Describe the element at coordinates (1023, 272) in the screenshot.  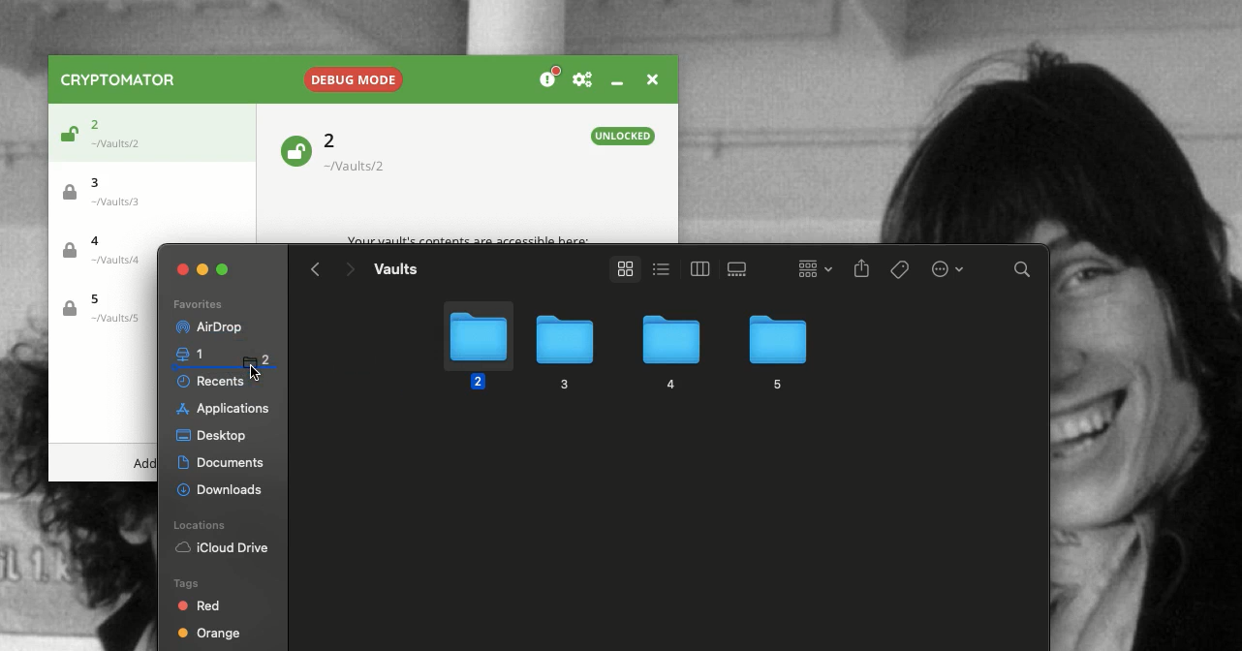
I see `Search` at that location.